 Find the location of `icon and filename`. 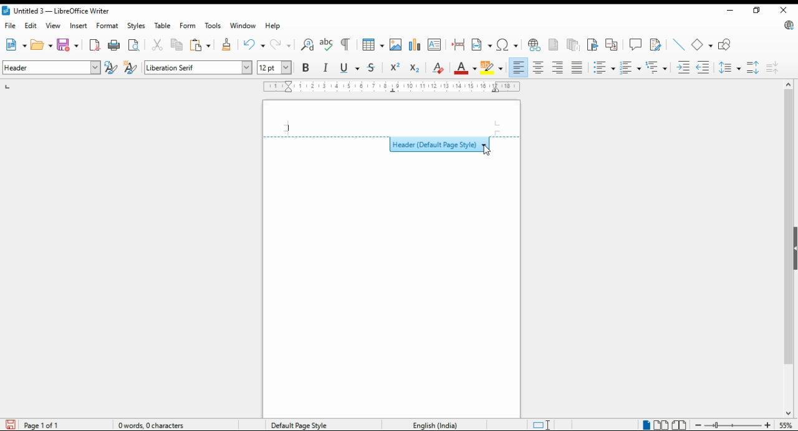

icon and filename is located at coordinates (57, 12).